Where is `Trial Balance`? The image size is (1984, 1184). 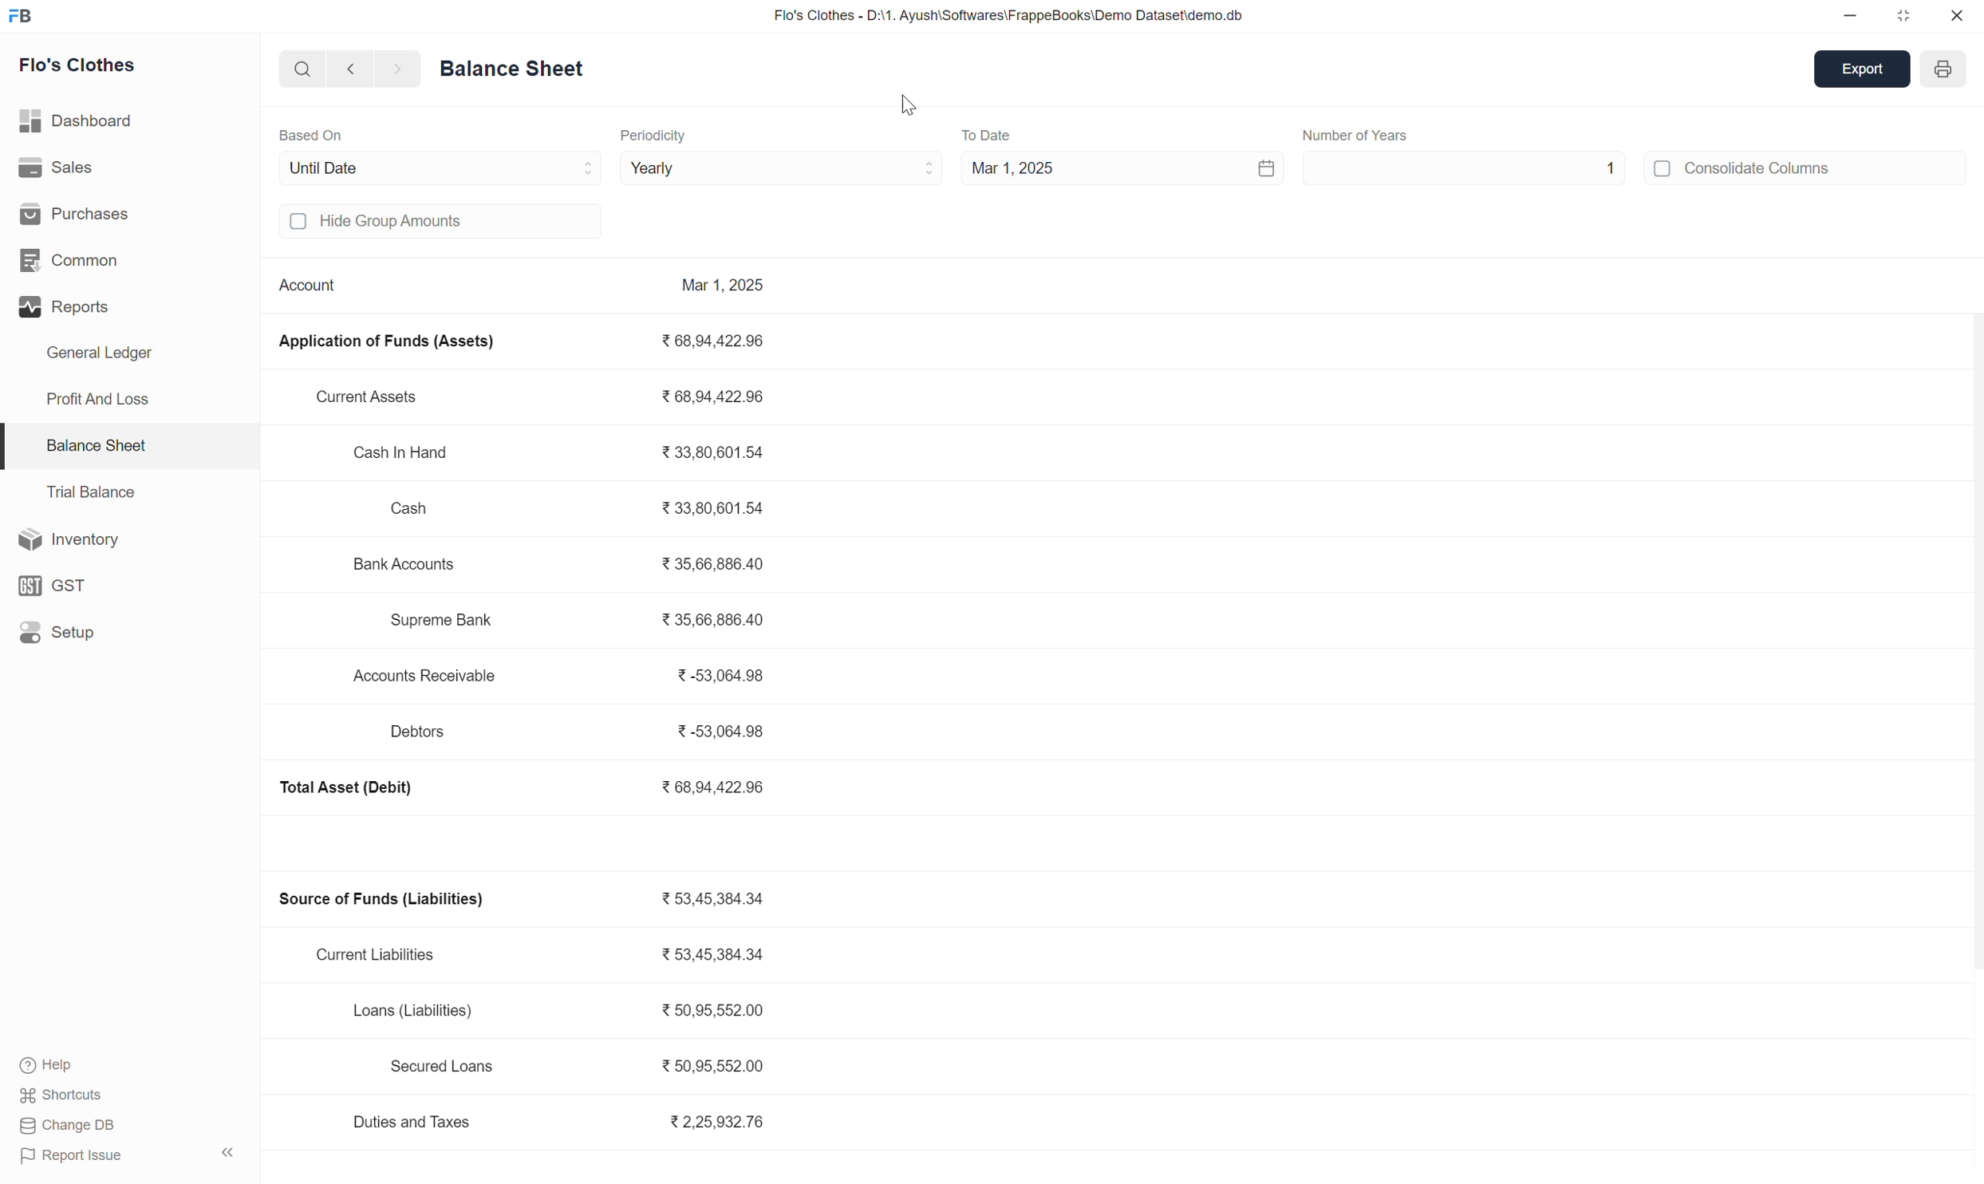
Trial Balance is located at coordinates (99, 494).